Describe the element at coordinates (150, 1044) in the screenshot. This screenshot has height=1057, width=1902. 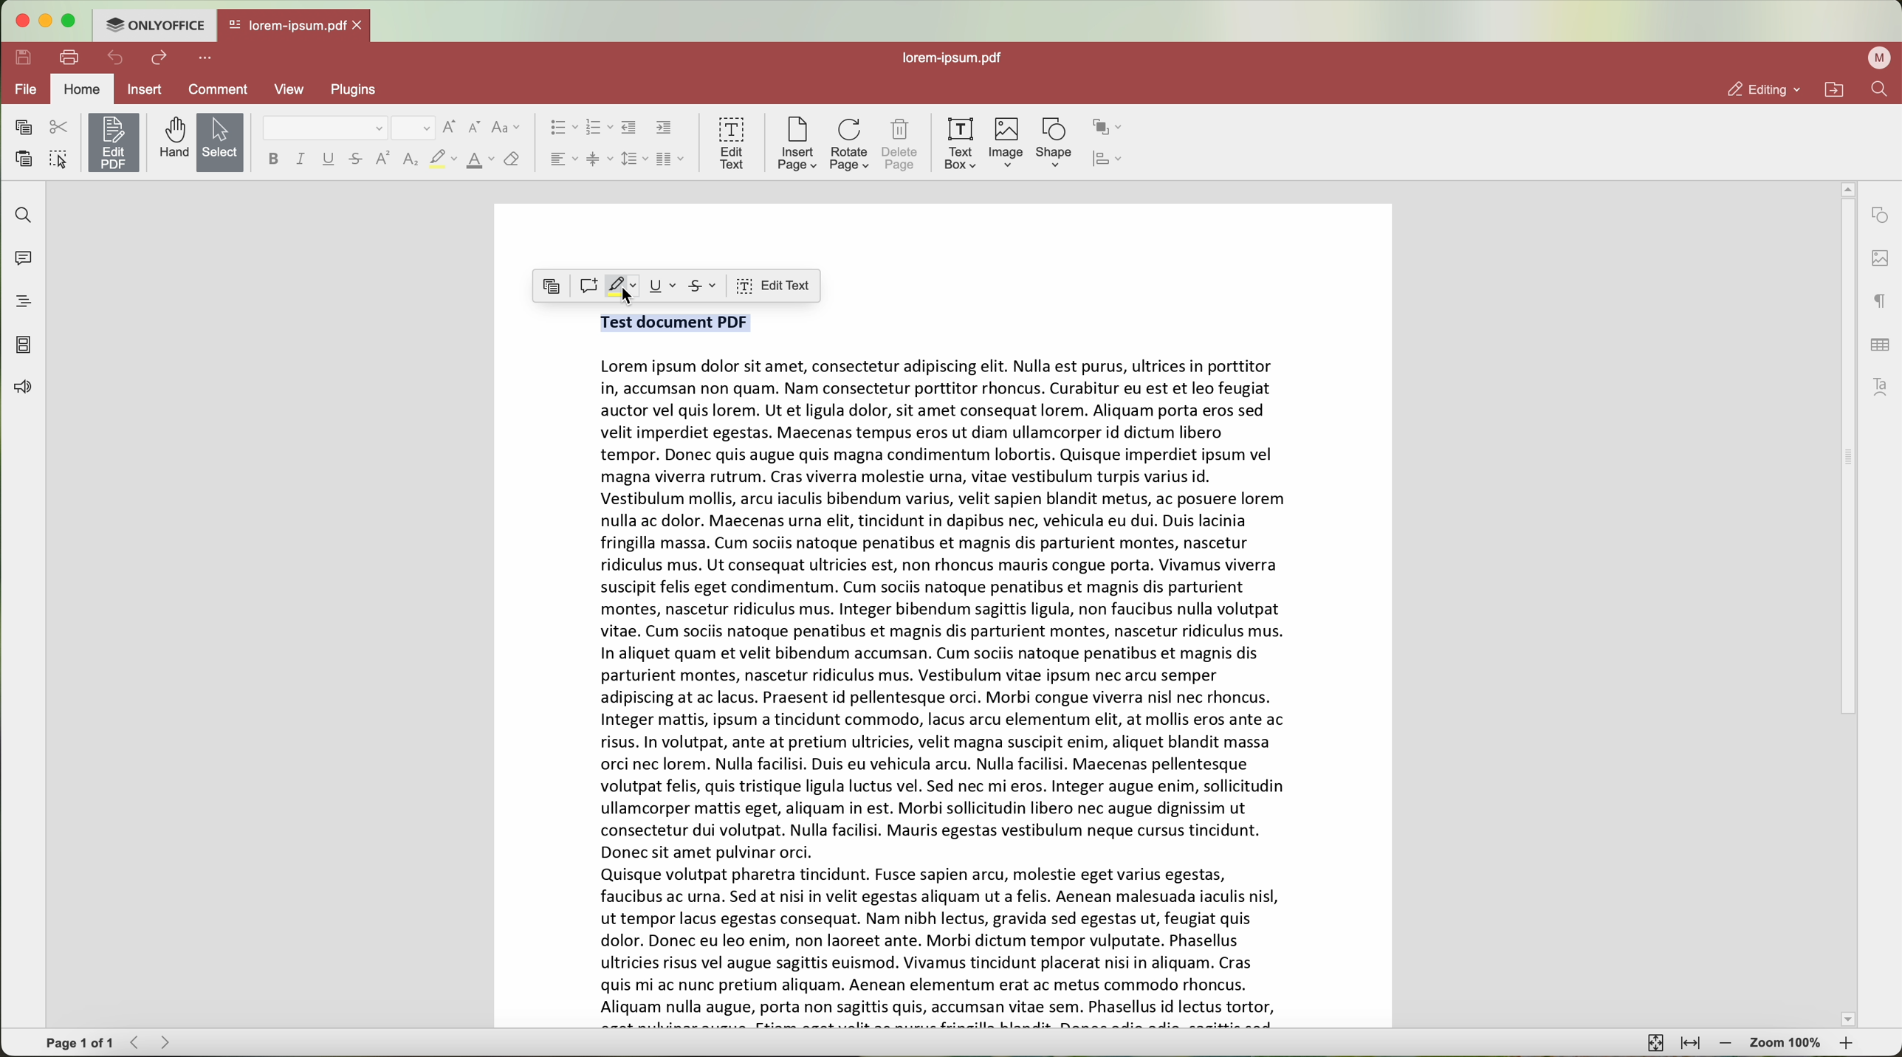
I see `navigate arrows` at that location.